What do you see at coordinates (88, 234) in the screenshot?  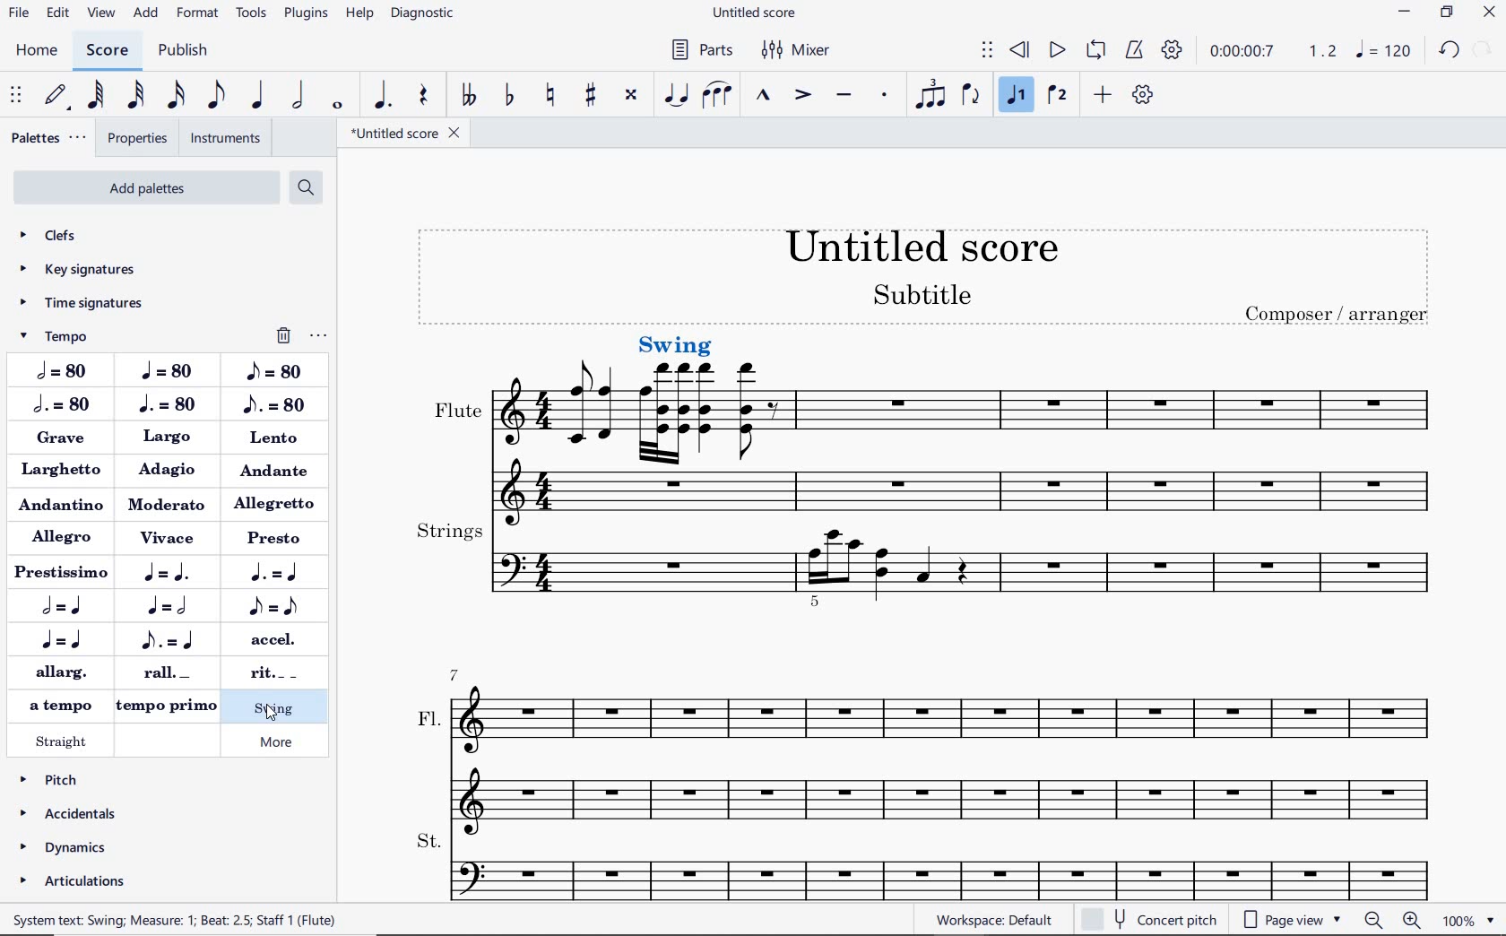 I see `clefs` at bounding box center [88, 234].